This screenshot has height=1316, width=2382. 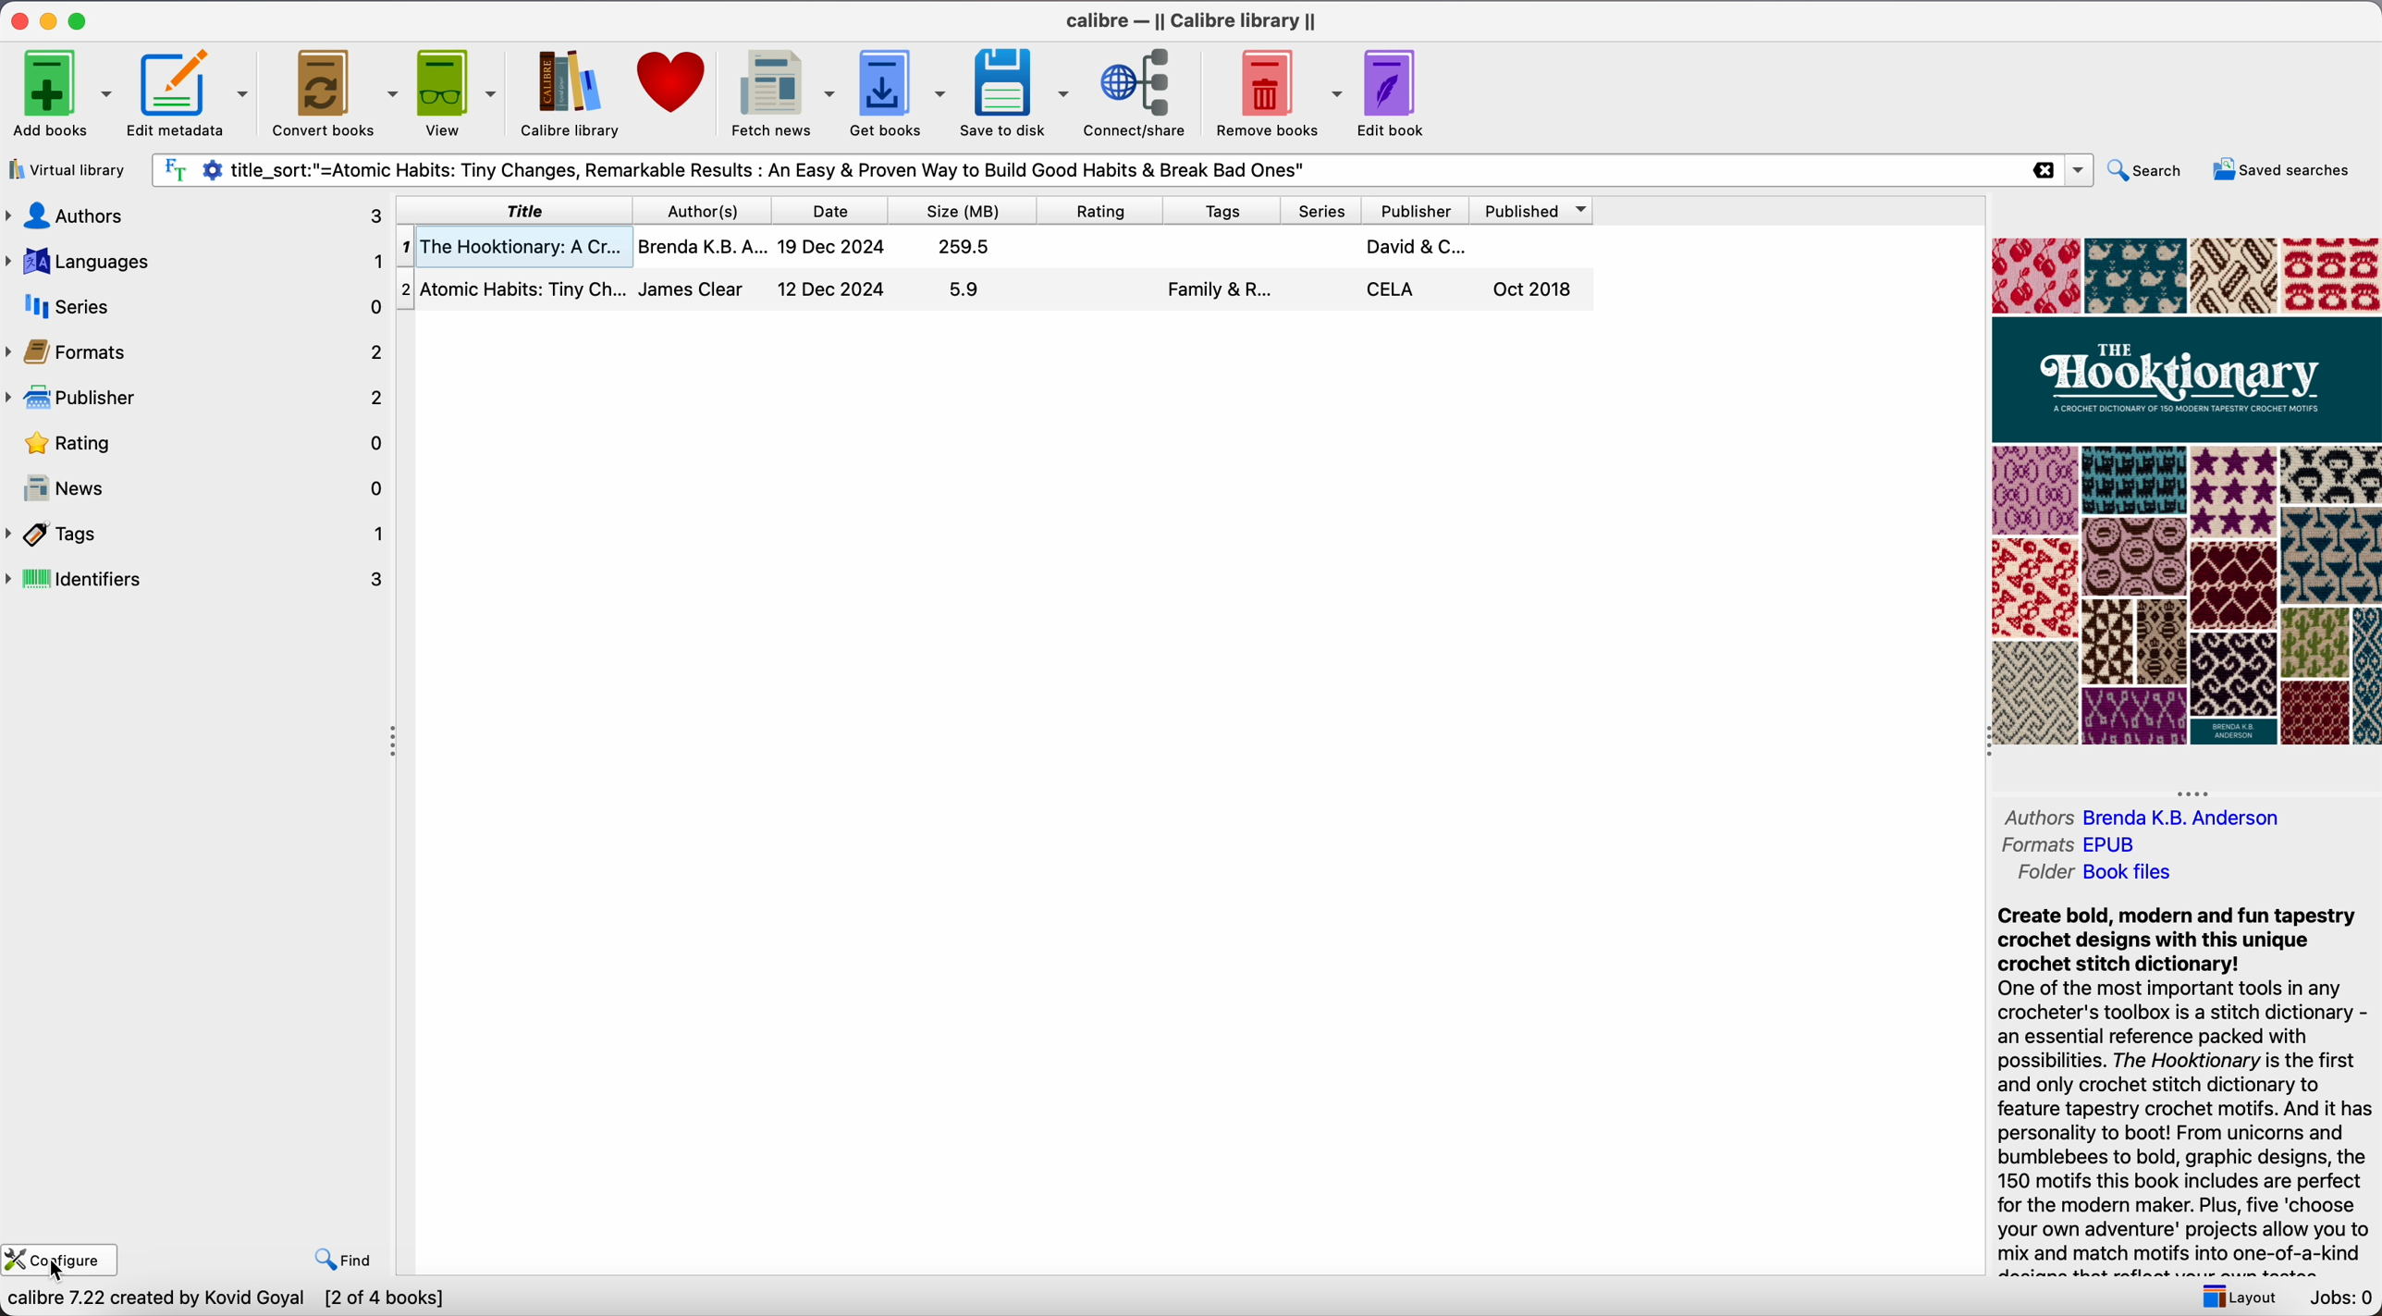 What do you see at coordinates (1076, 169) in the screenshot?
I see `search bar` at bounding box center [1076, 169].